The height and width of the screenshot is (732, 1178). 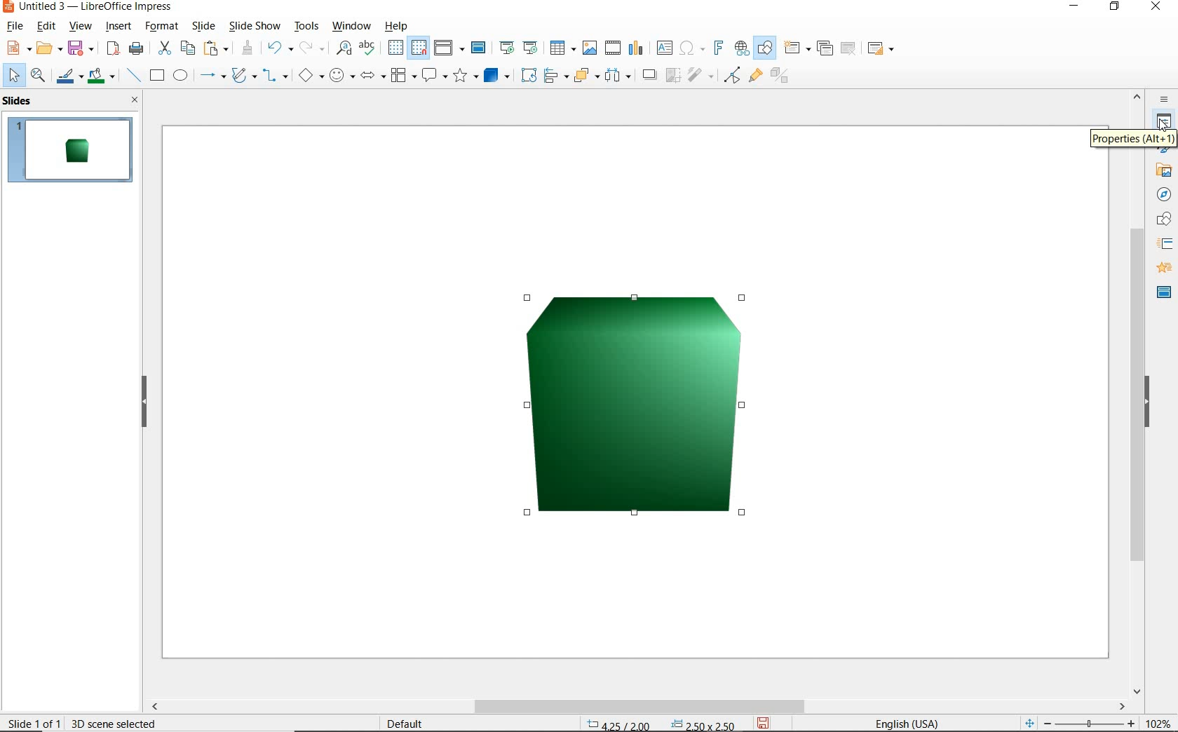 I want to click on lines and arrows, so click(x=212, y=76).